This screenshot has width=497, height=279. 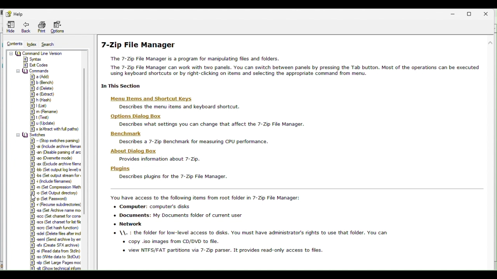 I want to click on Include archive, so click(x=54, y=147).